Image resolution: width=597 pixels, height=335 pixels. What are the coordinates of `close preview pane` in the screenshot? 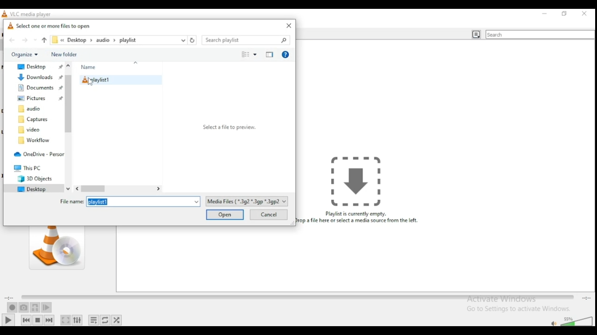 It's located at (270, 54).